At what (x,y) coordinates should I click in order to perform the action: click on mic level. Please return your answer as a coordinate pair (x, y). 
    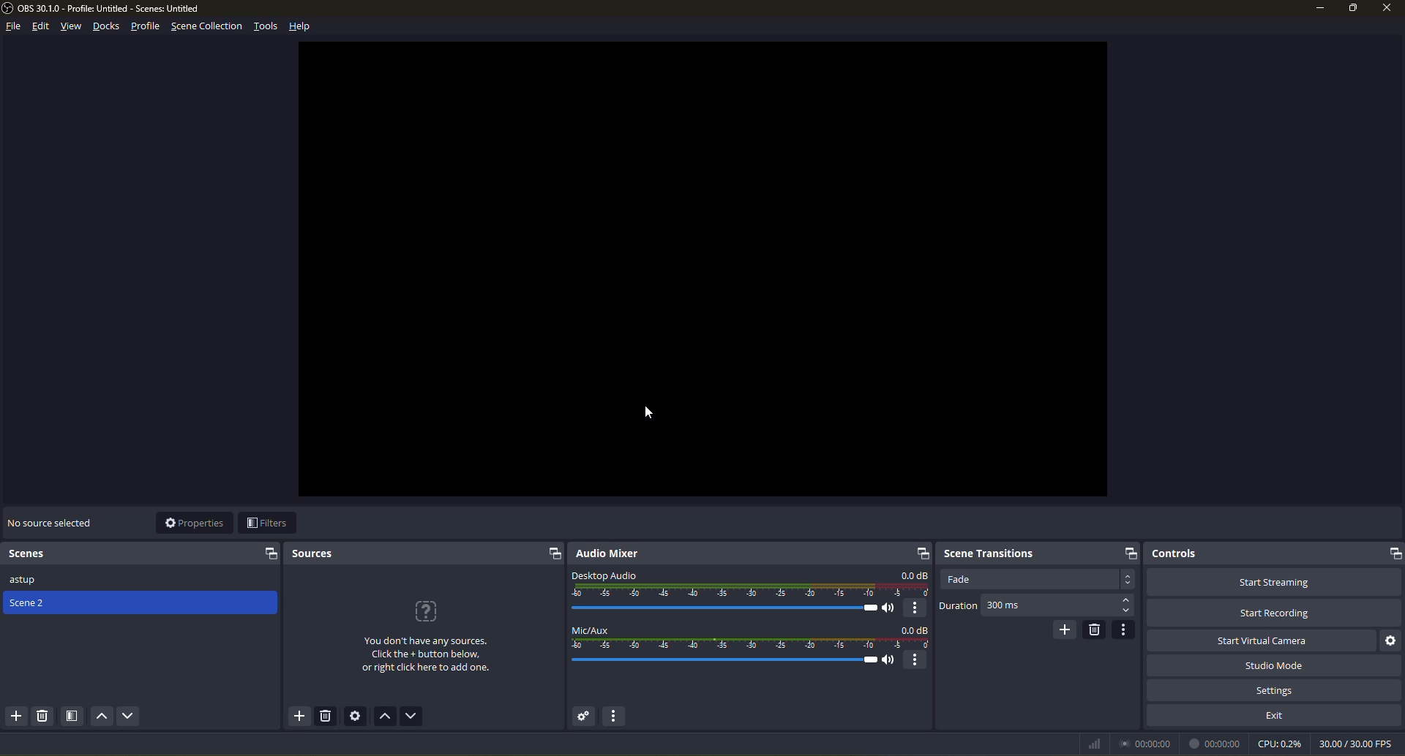
    Looking at the image, I should click on (752, 643).